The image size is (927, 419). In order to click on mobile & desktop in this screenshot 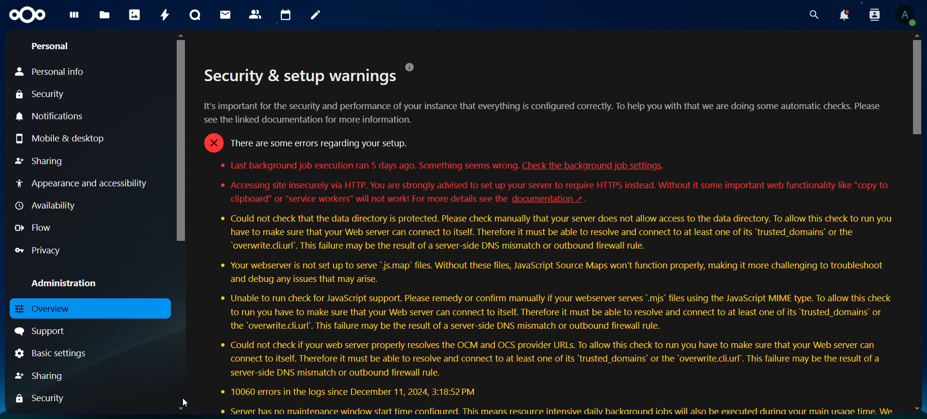, I will do `click(60, 140)`.